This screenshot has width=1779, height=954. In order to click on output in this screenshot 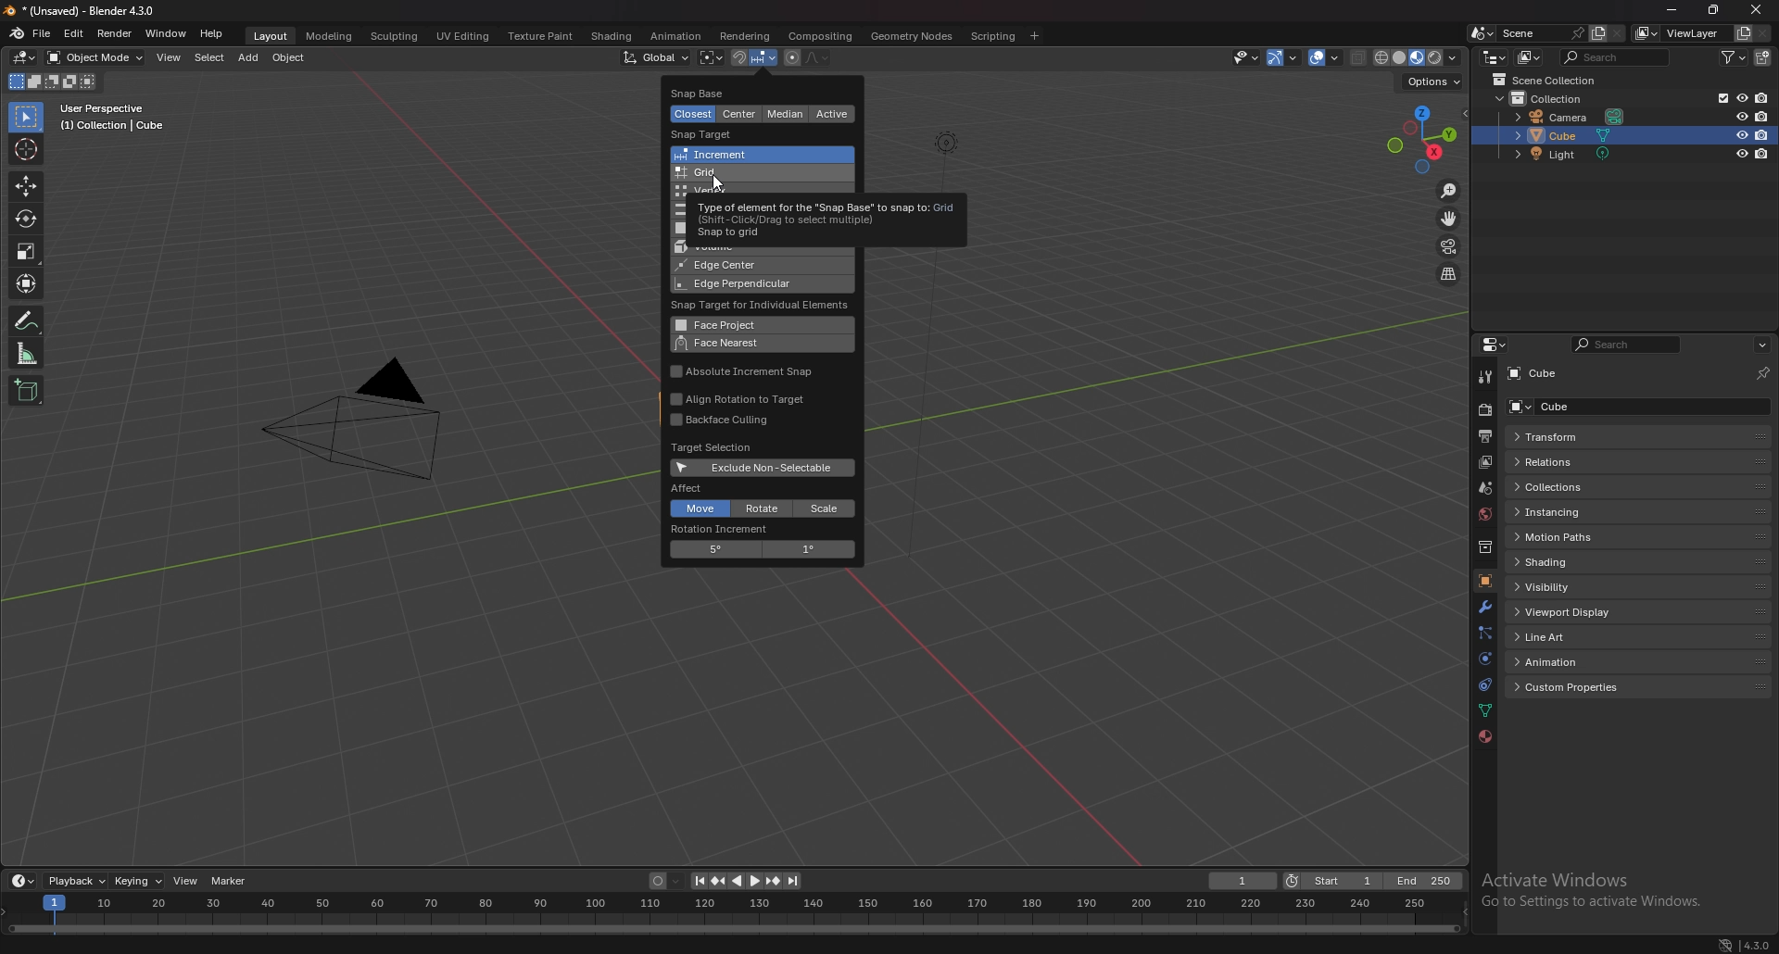, I will do `click(1485, 436)`.